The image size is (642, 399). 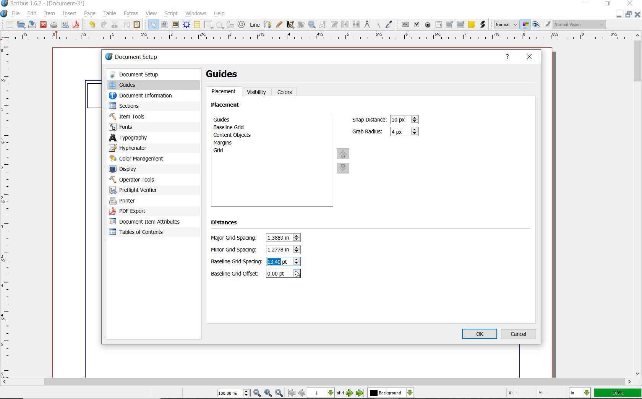 I want to click on pdf text field, so click(x=439, y=24).